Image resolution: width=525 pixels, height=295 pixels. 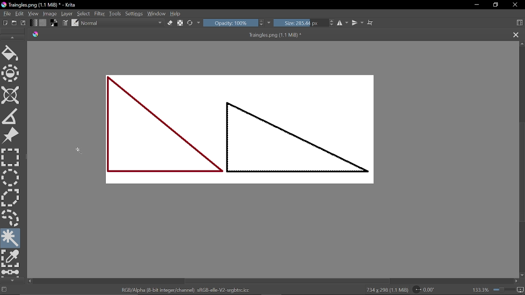 What do you see at coordinates (42, 5) in the screenshot?
I see `Current window` at bounding box center [42, 5].